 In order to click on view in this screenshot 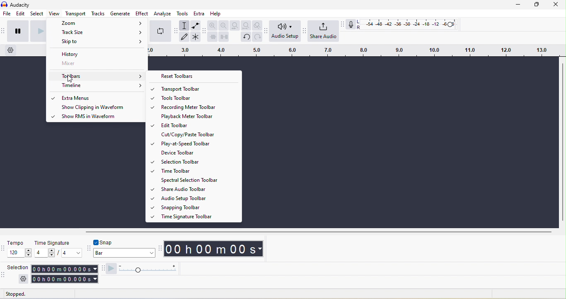, I will do `click(54, 13)`.